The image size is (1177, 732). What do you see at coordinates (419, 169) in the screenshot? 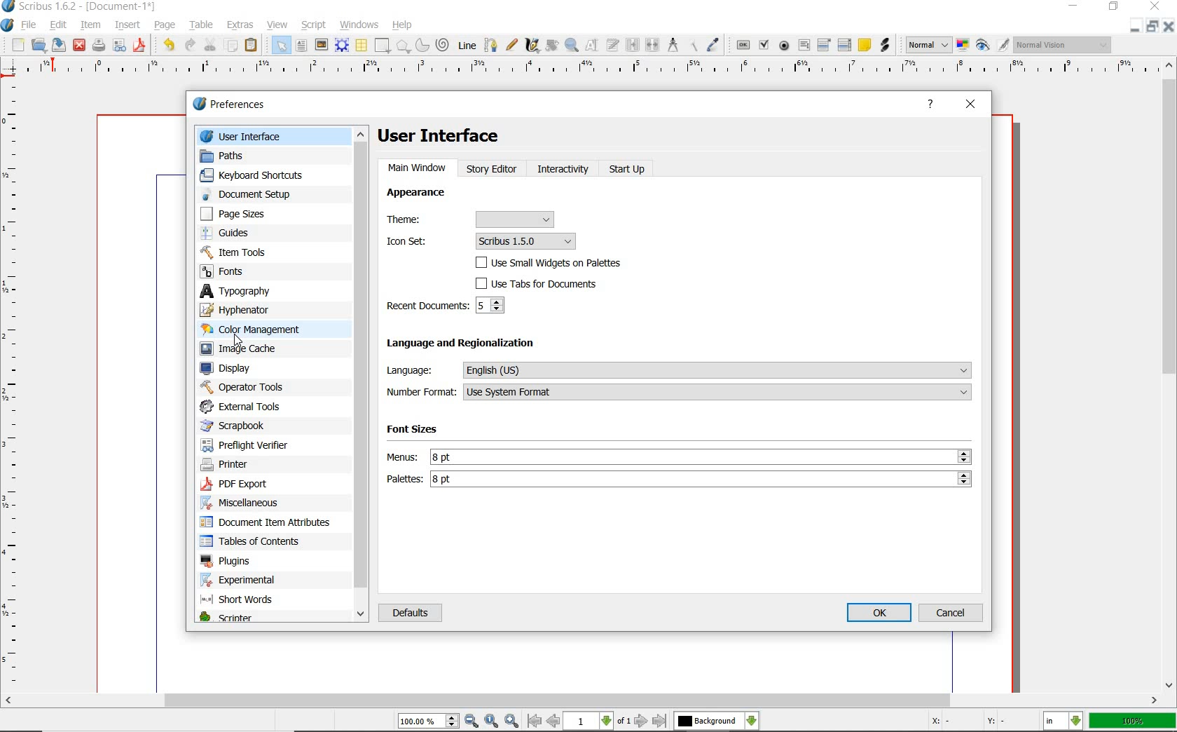
I see `MAIN WINDOW` at bounding box center [419, 169].